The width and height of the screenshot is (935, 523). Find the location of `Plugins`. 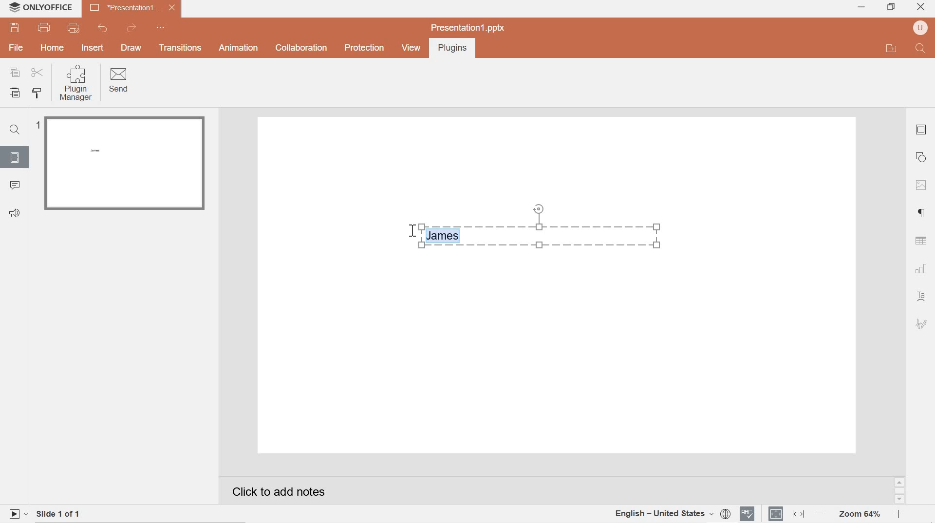

Plugins is located at coordinates (450, 49).